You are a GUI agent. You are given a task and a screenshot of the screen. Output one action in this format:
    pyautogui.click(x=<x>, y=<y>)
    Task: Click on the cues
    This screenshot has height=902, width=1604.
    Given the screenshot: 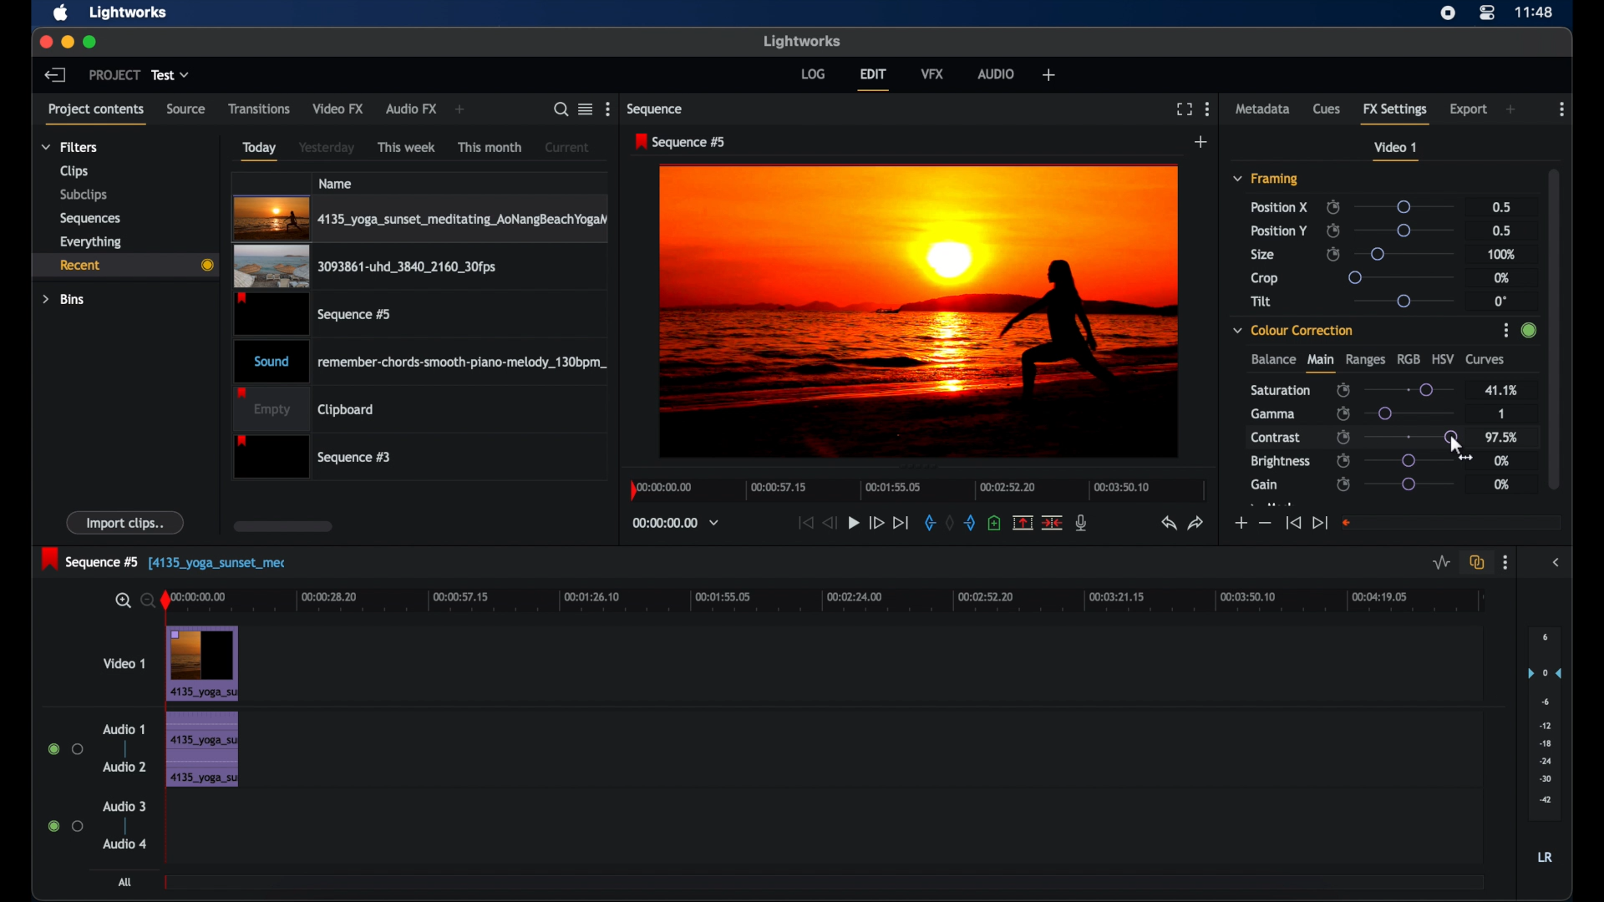 What is the action you would take?
    pyautogui.click(x=1327, y=109)
    